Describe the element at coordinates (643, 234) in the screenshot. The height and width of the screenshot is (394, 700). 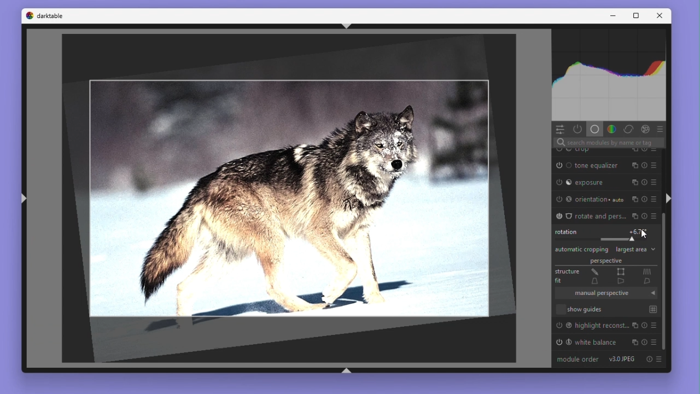
I see `Cursor` at that location.